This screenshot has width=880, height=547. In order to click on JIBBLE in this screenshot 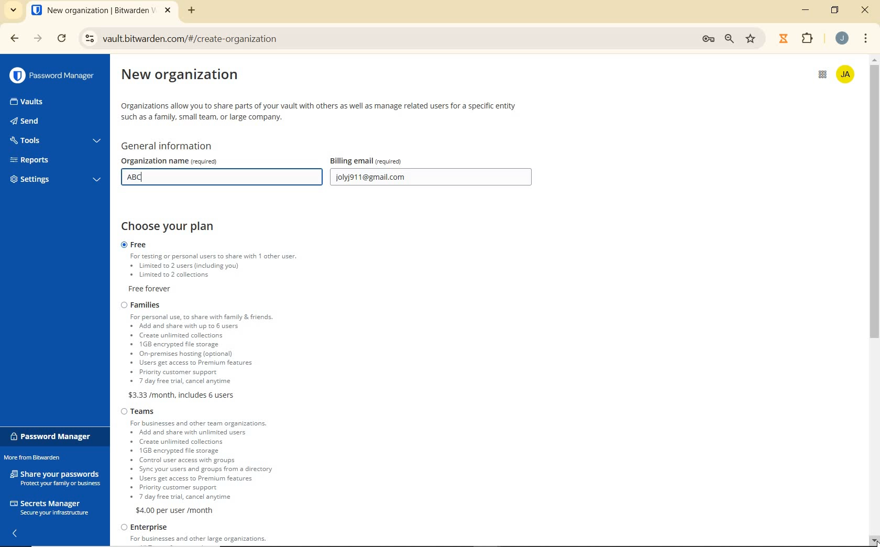, I will do `click(783, 37)`.